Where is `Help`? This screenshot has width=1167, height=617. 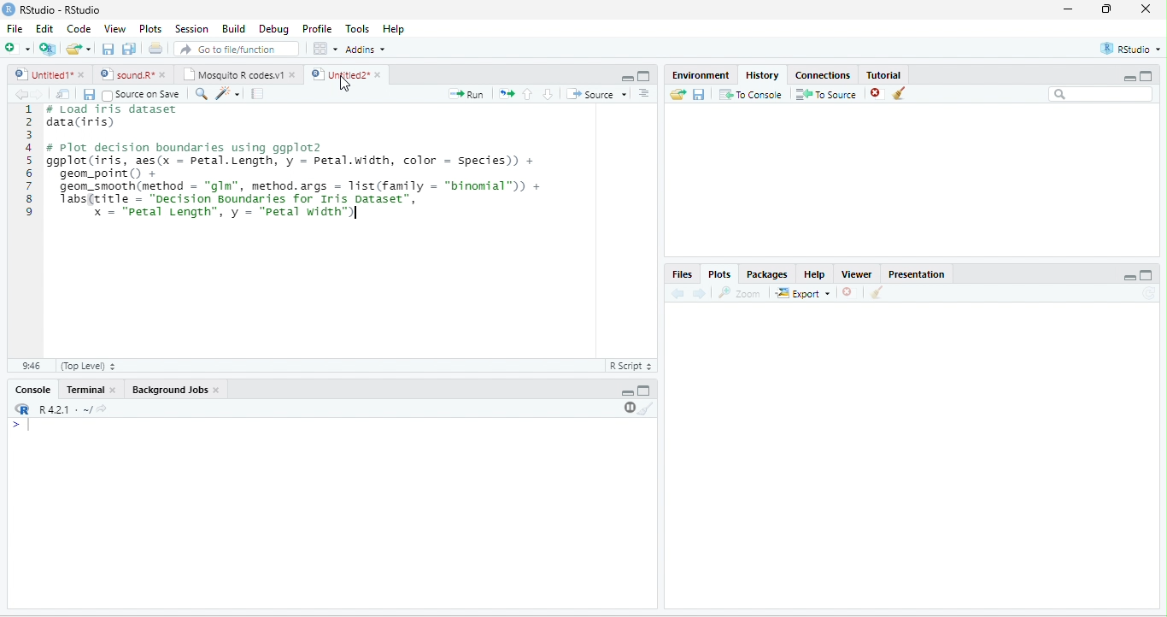 Help is located at coordinates (396, 30).